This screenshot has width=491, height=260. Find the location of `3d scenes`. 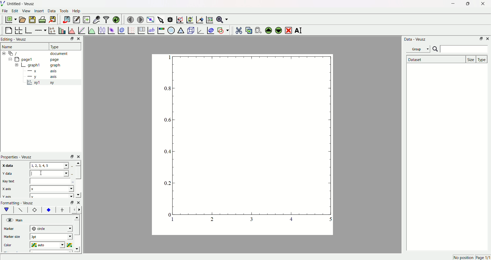

3d scenes is located at coordinates (190, 30).